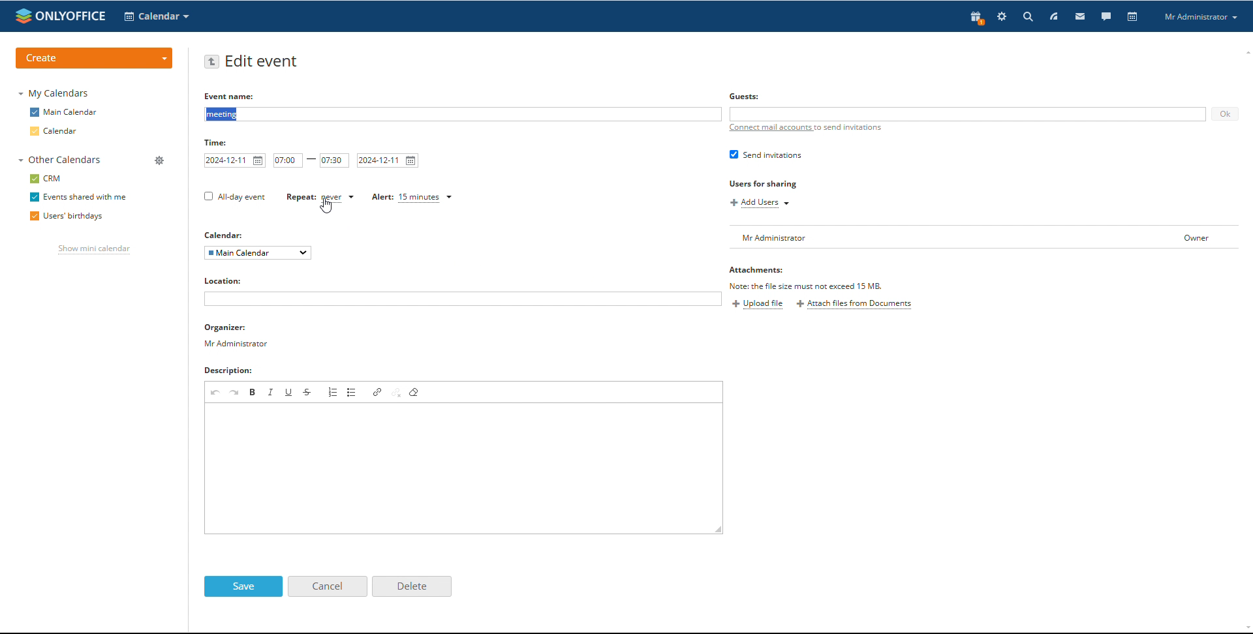  Describe the element at coordinates (243, 586) in the screenshot. I see `save` at that location.